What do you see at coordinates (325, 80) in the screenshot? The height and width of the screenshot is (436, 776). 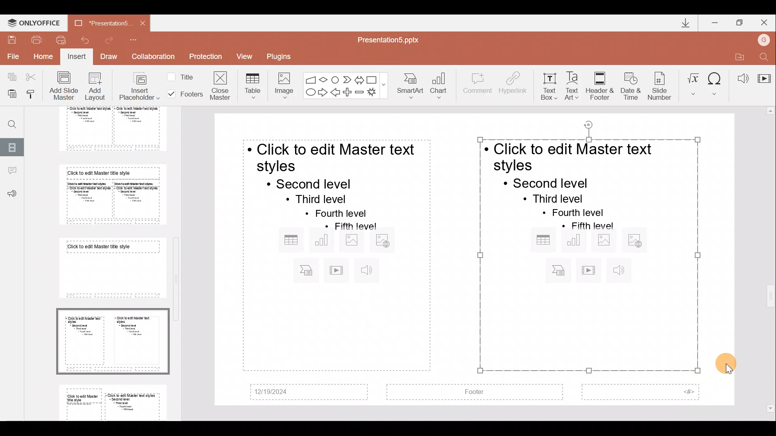 I see `Flow chart-decision` at bounding box center [325, 80].